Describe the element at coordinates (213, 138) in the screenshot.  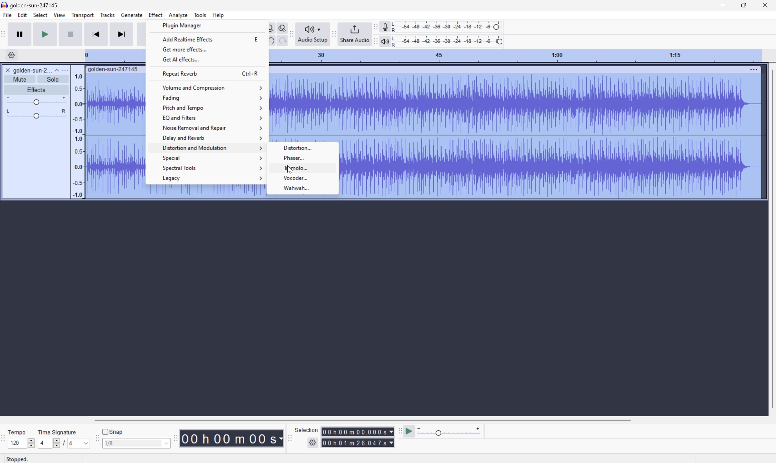
I see `Delay and reverb` at that location.